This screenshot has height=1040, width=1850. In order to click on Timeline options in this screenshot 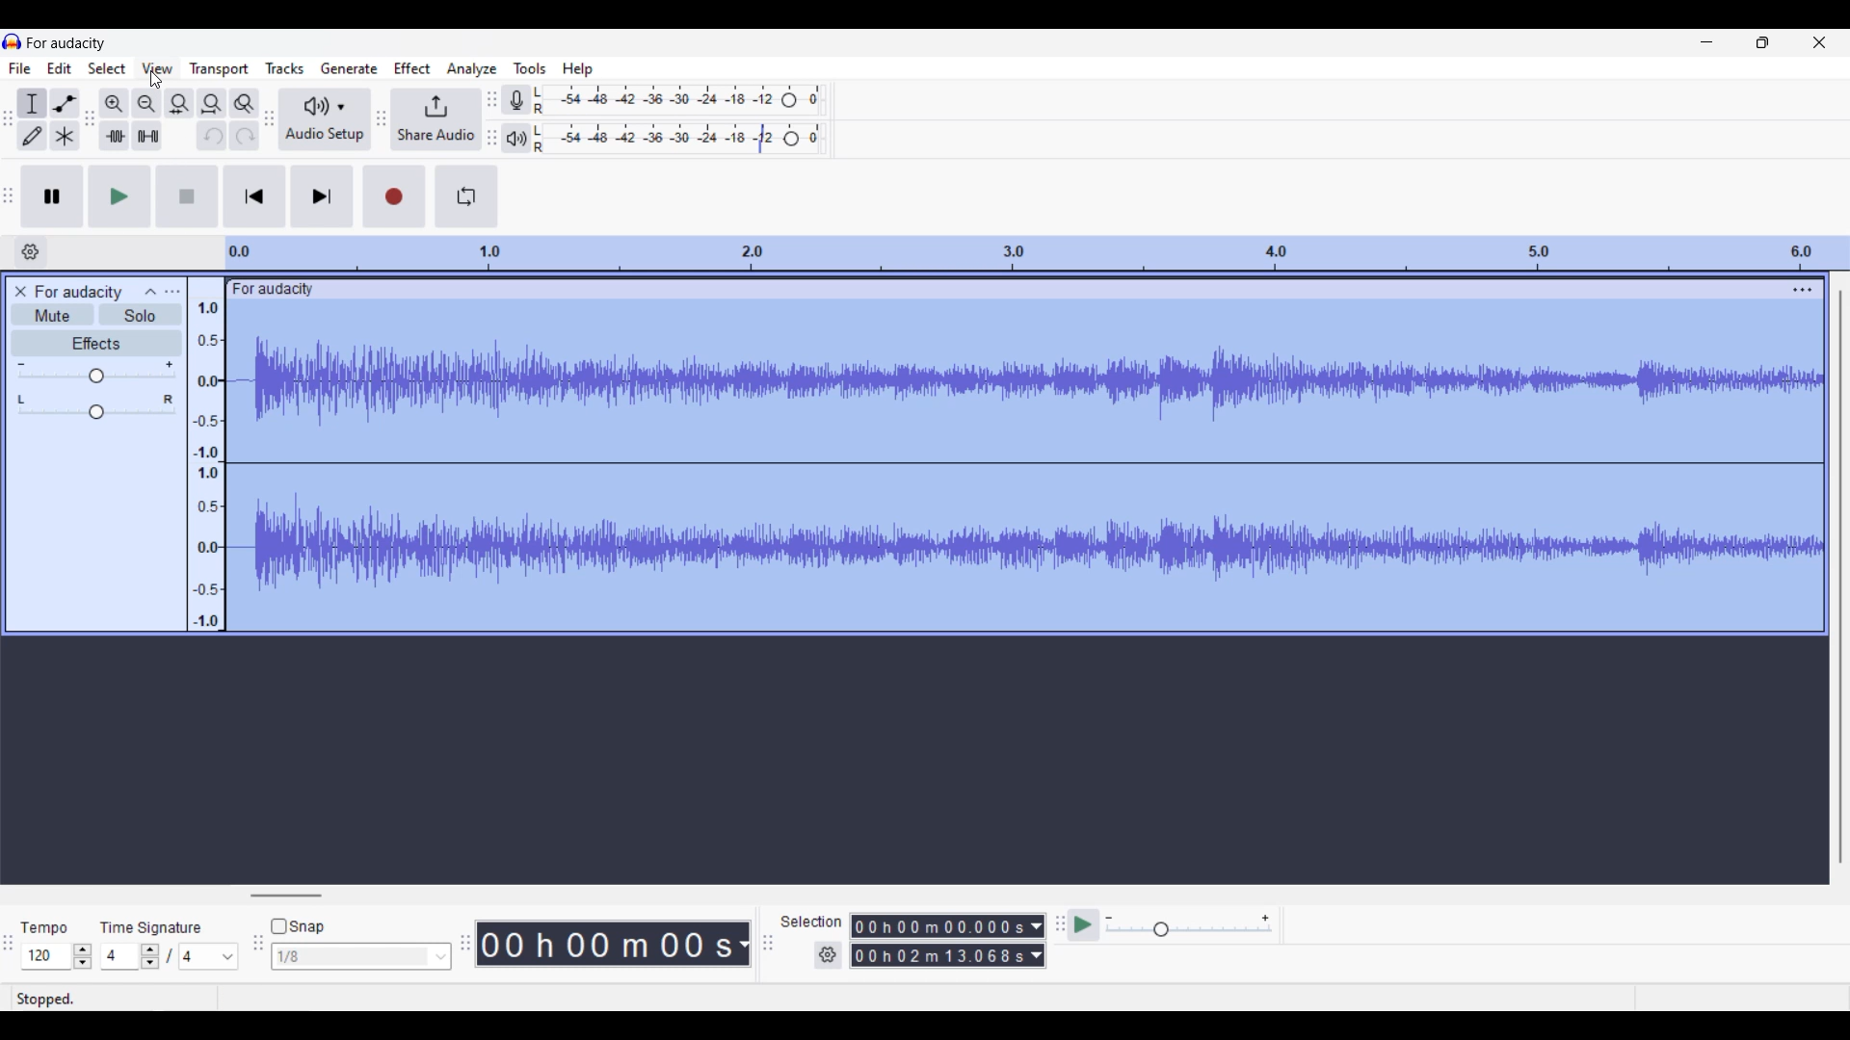, I will do `click(31, 252)`.